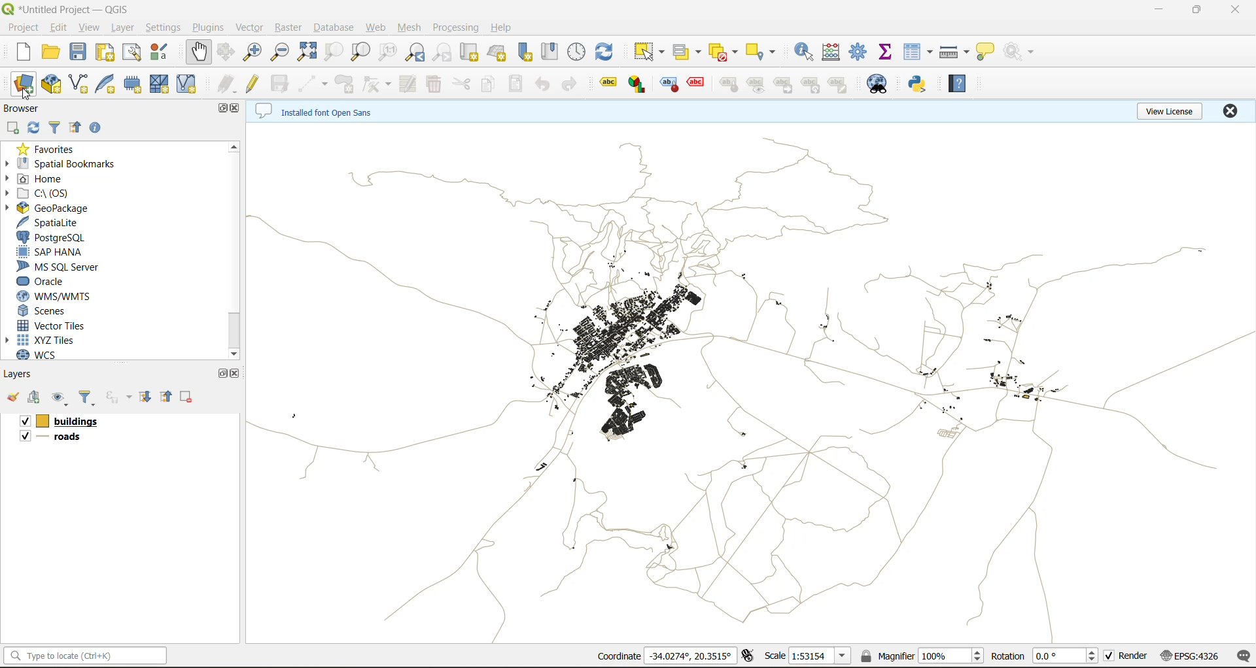 This screenshot has width=1256, height=668. What do you see at coordinates (577, 52) in the screenshot?
I see `control panel` at bounding box center [577, 52].